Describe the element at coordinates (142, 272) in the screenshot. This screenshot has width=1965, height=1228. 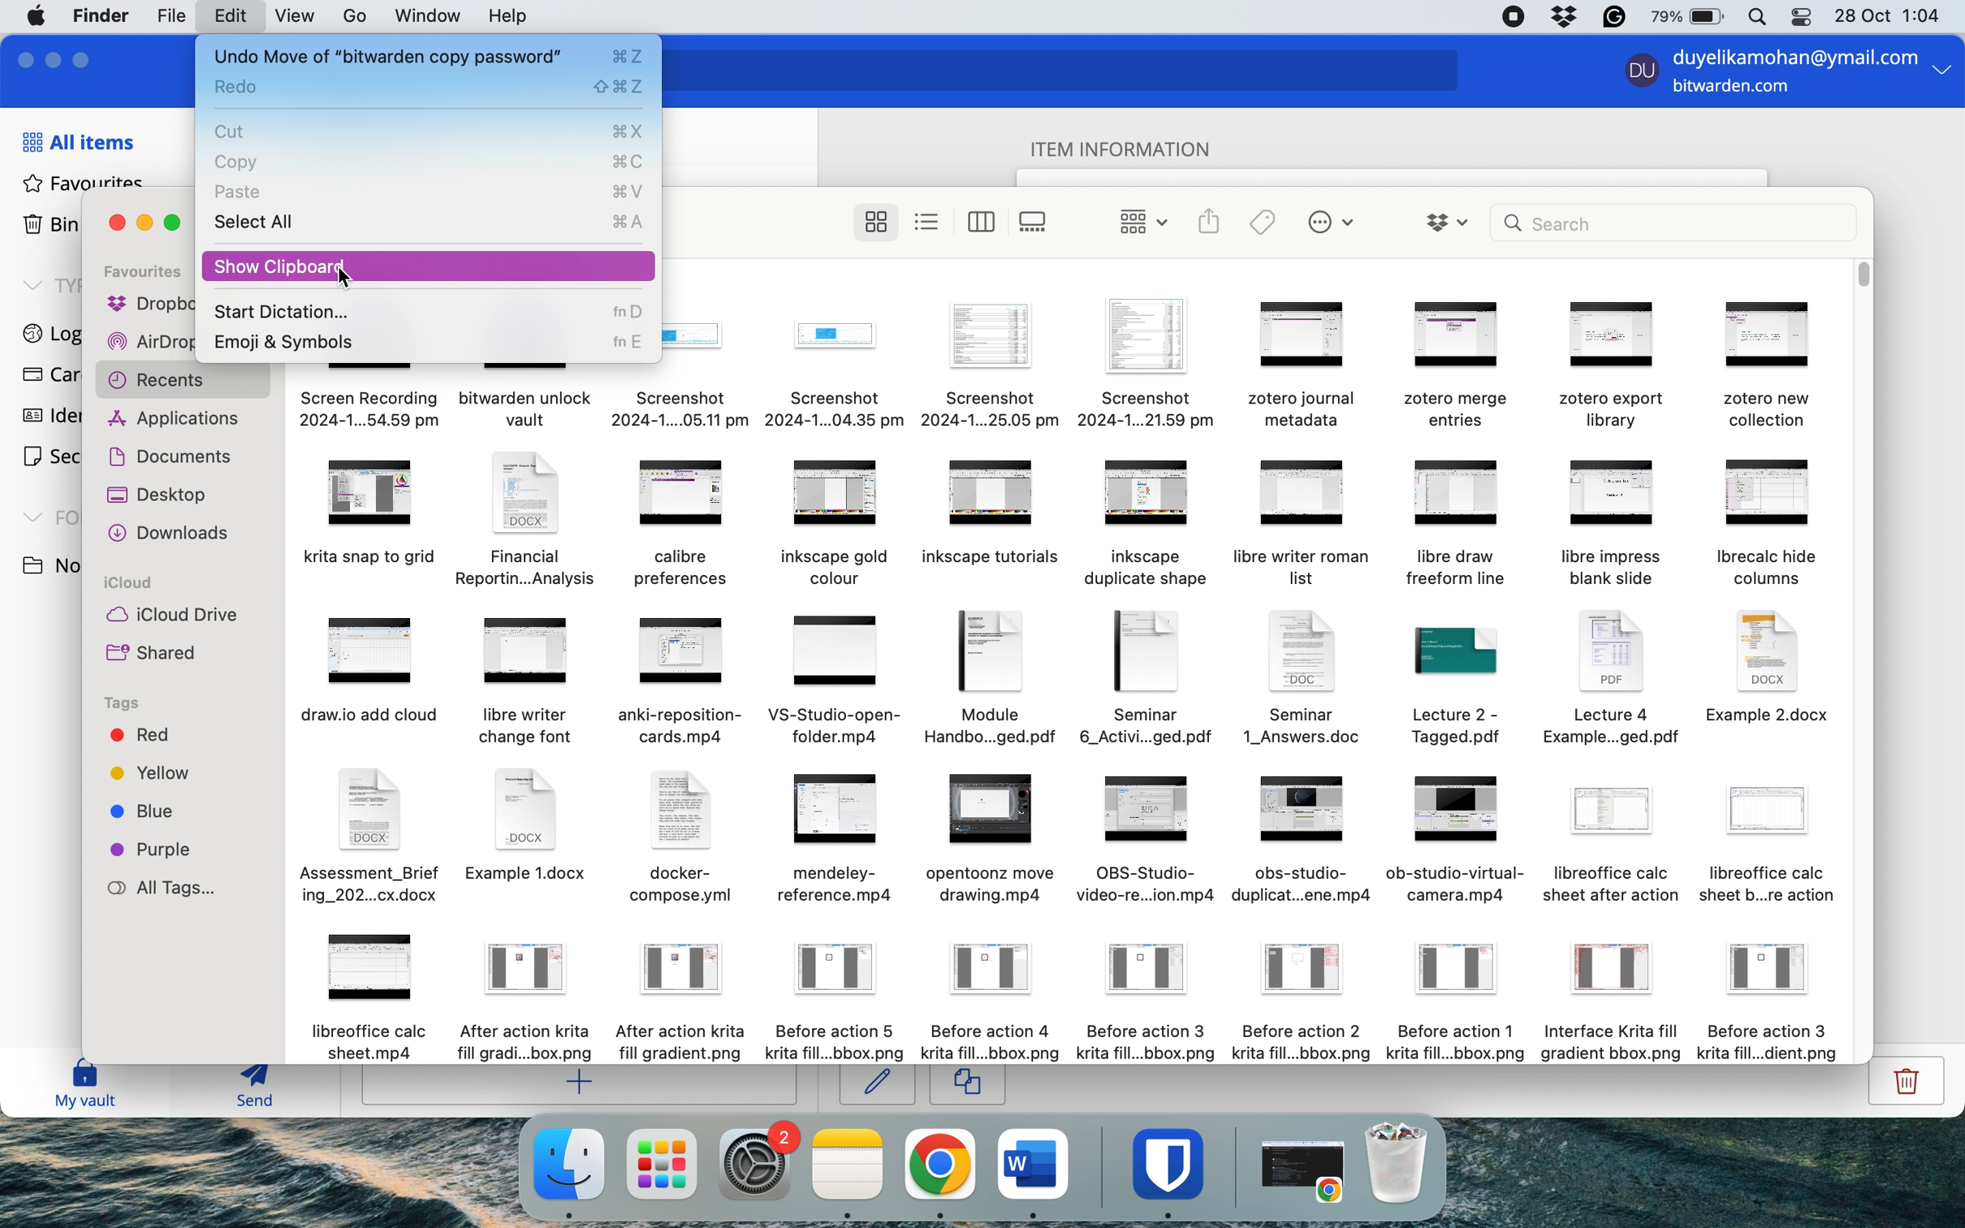
I see `favourites` at that location.